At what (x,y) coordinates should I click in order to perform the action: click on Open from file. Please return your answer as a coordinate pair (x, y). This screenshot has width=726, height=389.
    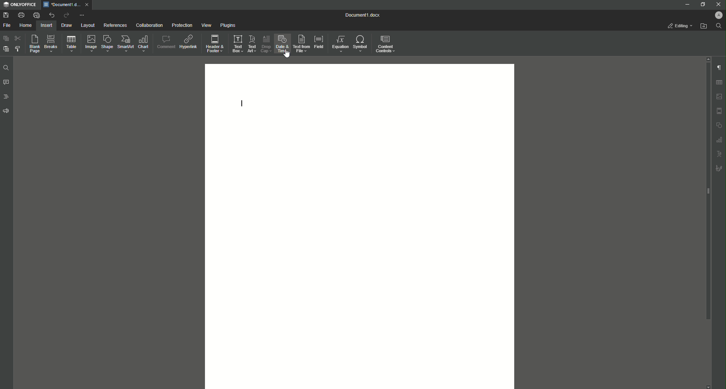
    Looking at the image, I should click on (703, 26).